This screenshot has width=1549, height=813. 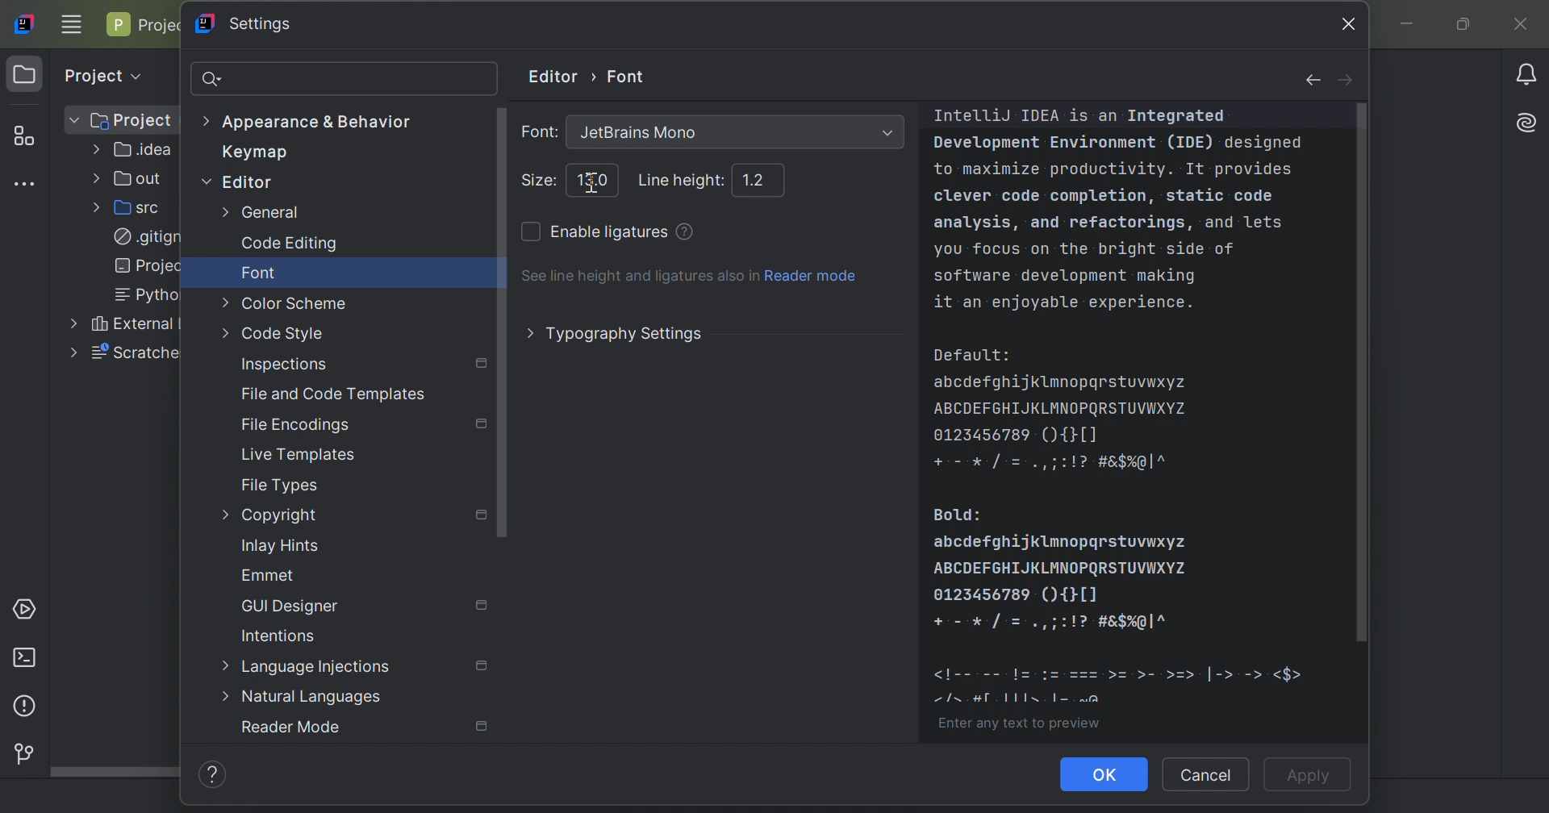 I want to click on File Encodings, so click(x=296, y=427).